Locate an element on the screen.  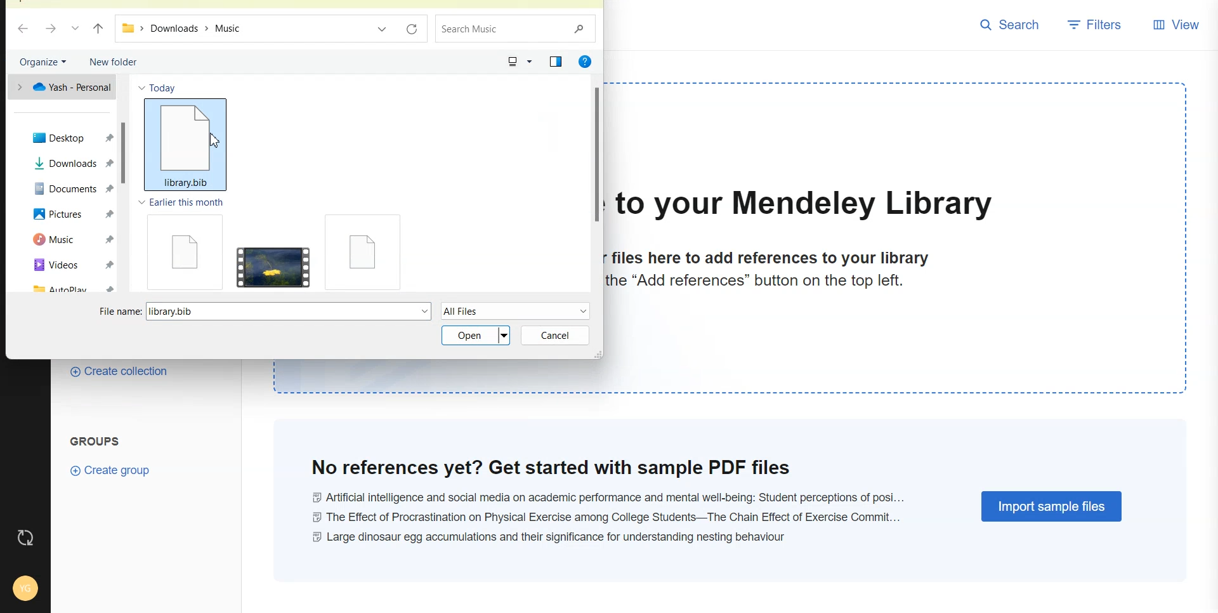
File name is located at coordinates (118, 312).